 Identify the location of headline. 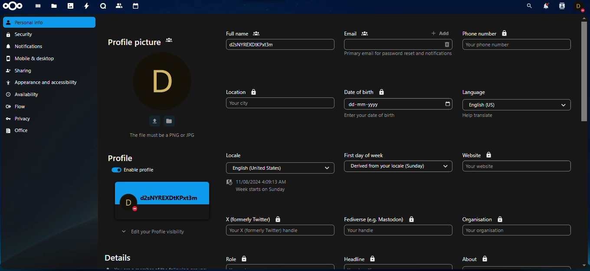
(367, 259).